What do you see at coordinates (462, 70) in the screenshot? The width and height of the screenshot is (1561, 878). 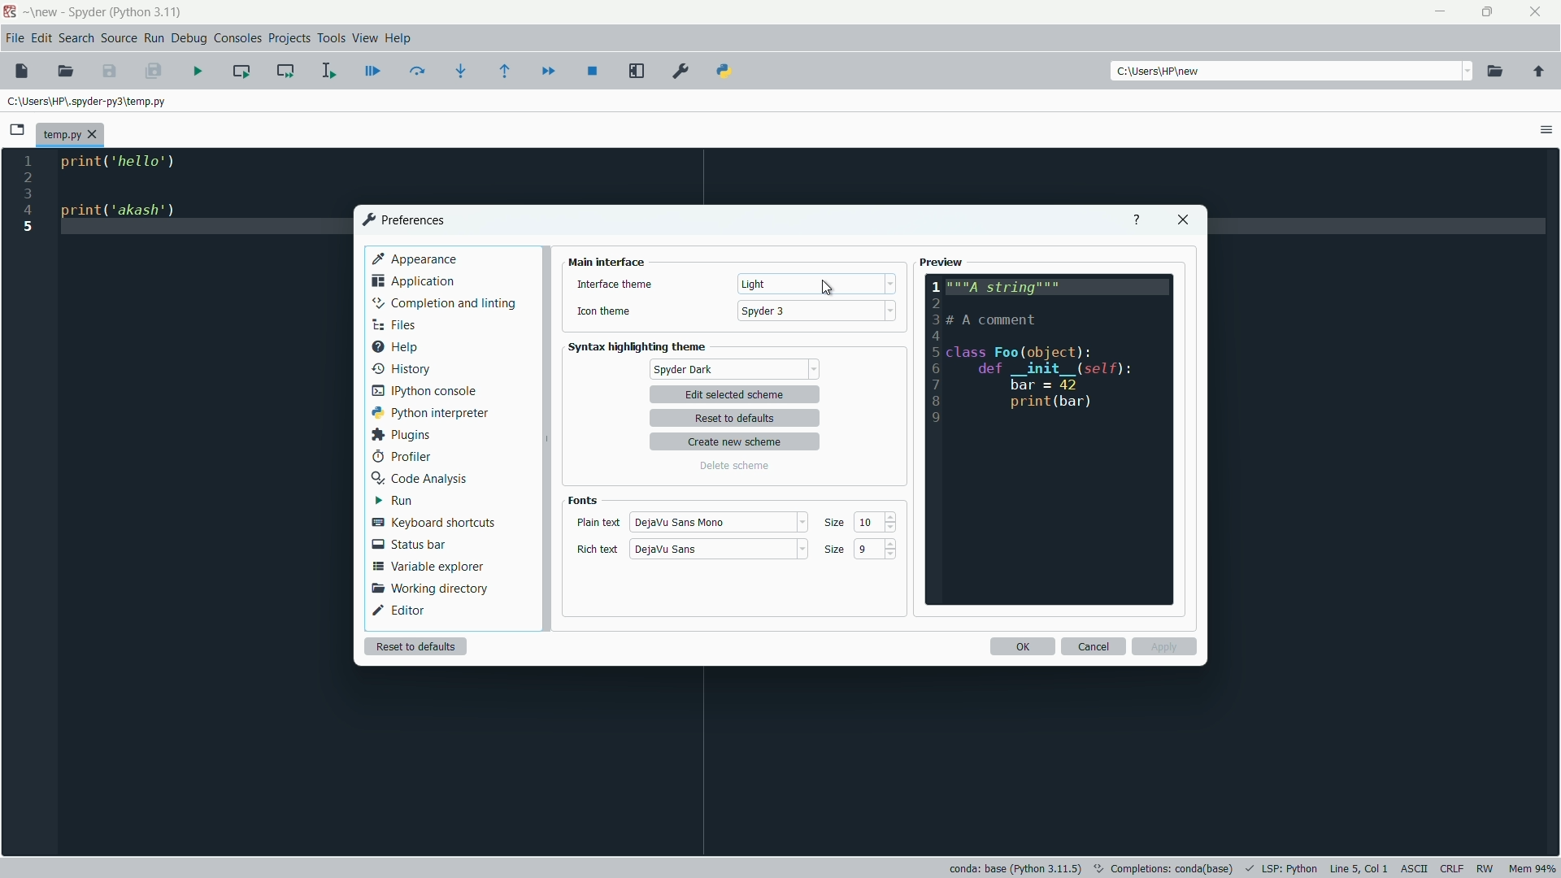 I see `step into function` at bounding box center [462, 70].